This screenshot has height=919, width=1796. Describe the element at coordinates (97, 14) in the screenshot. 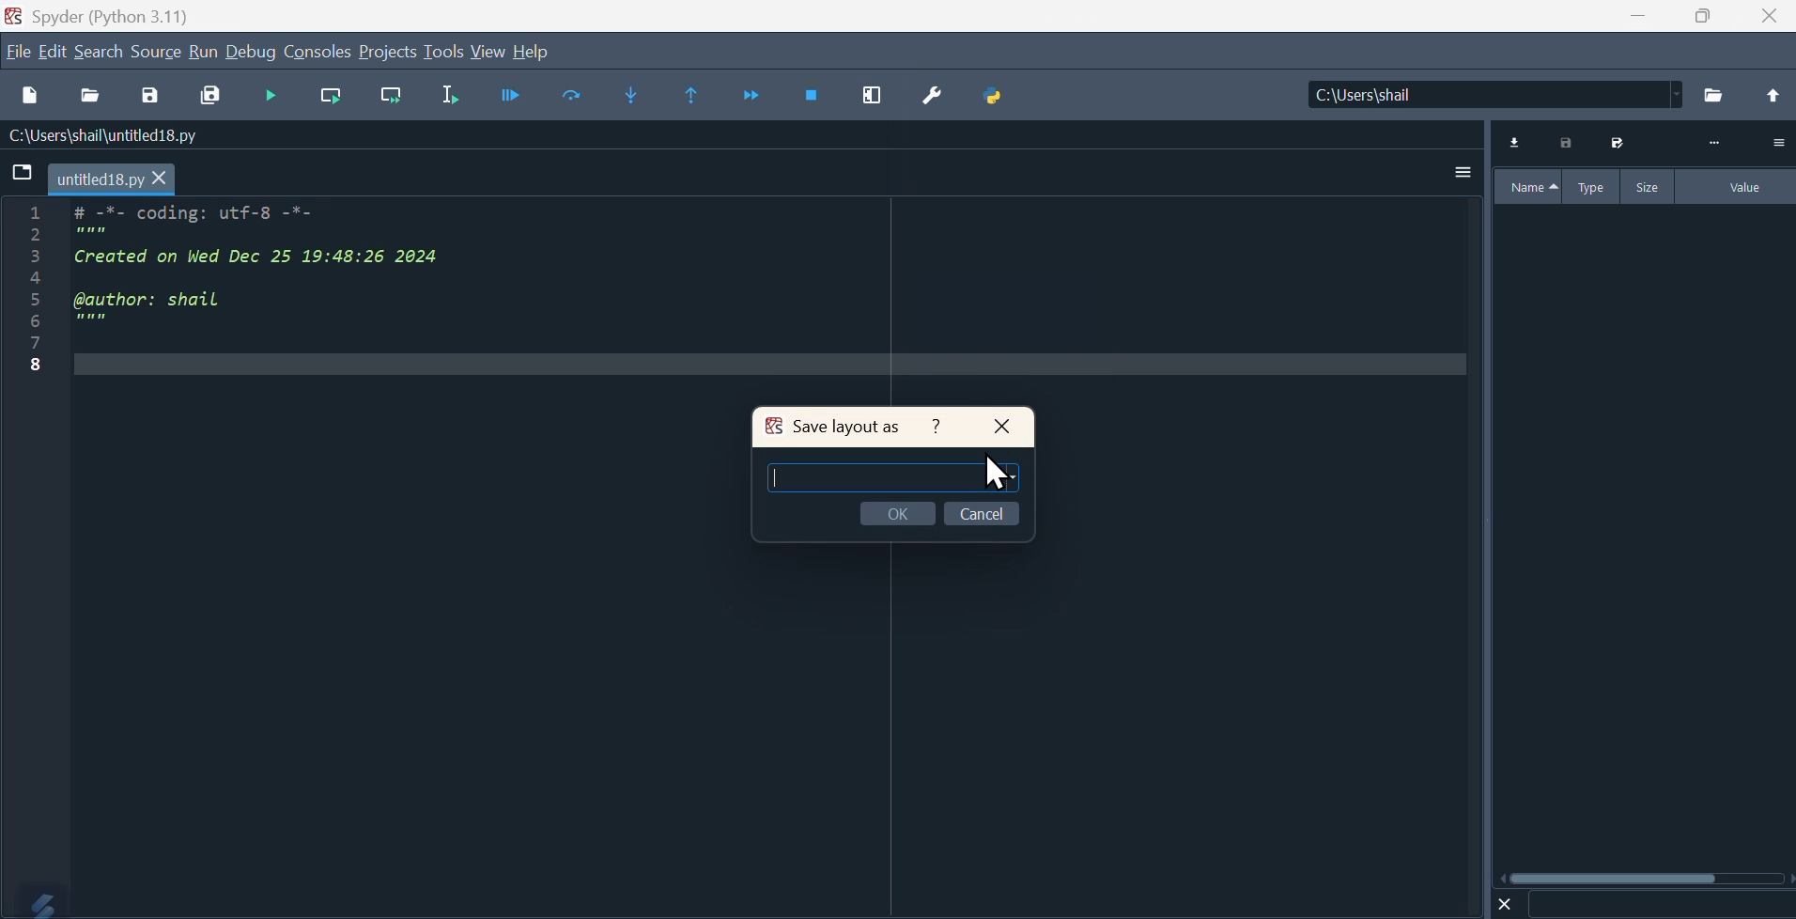

I see `Spyder (Python 3.11)` at that location.